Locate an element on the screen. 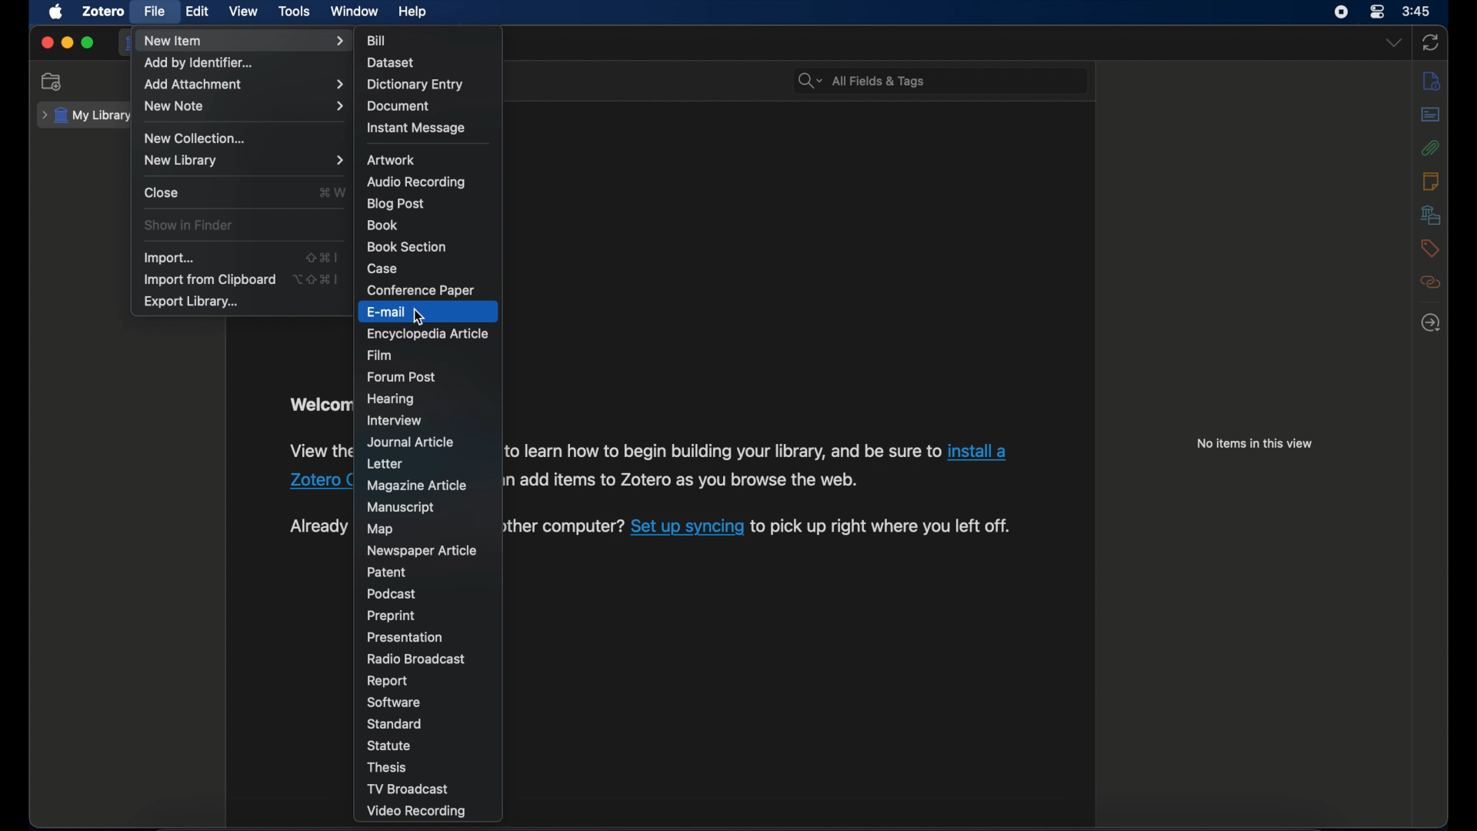  instant message is located at coordinates (415, 128).